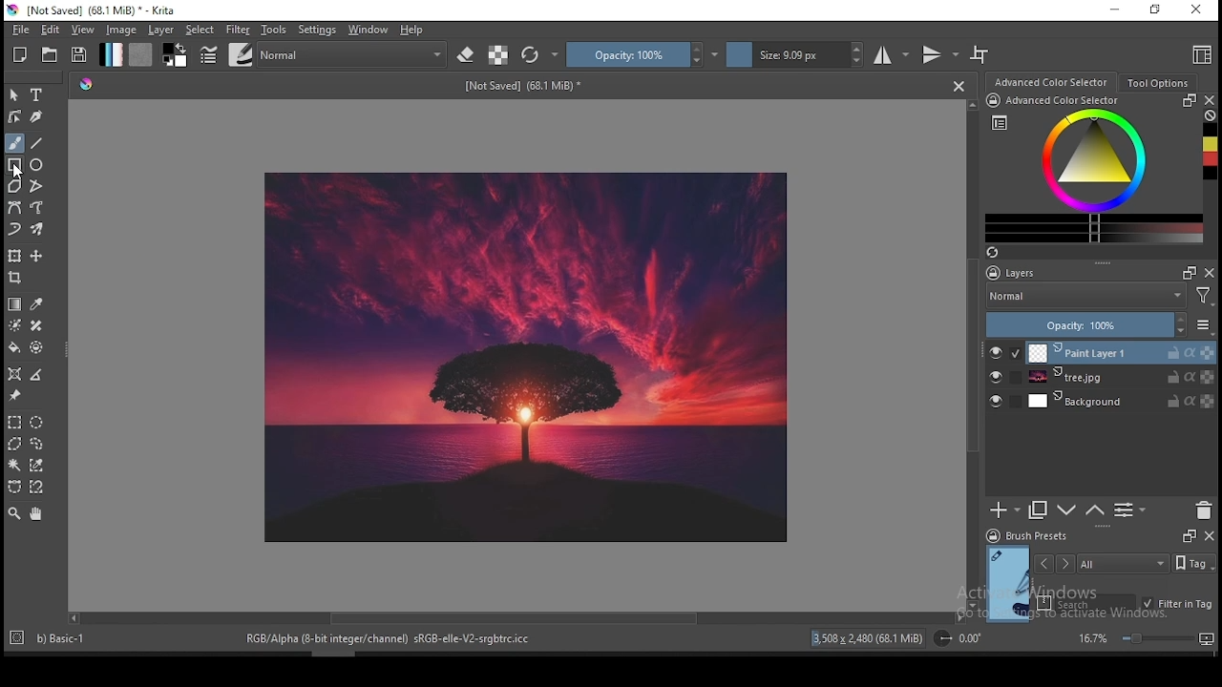 The height and width of the screenshot is (687, 1222). I want to click on elliptical selection tool, so click(37, 420).